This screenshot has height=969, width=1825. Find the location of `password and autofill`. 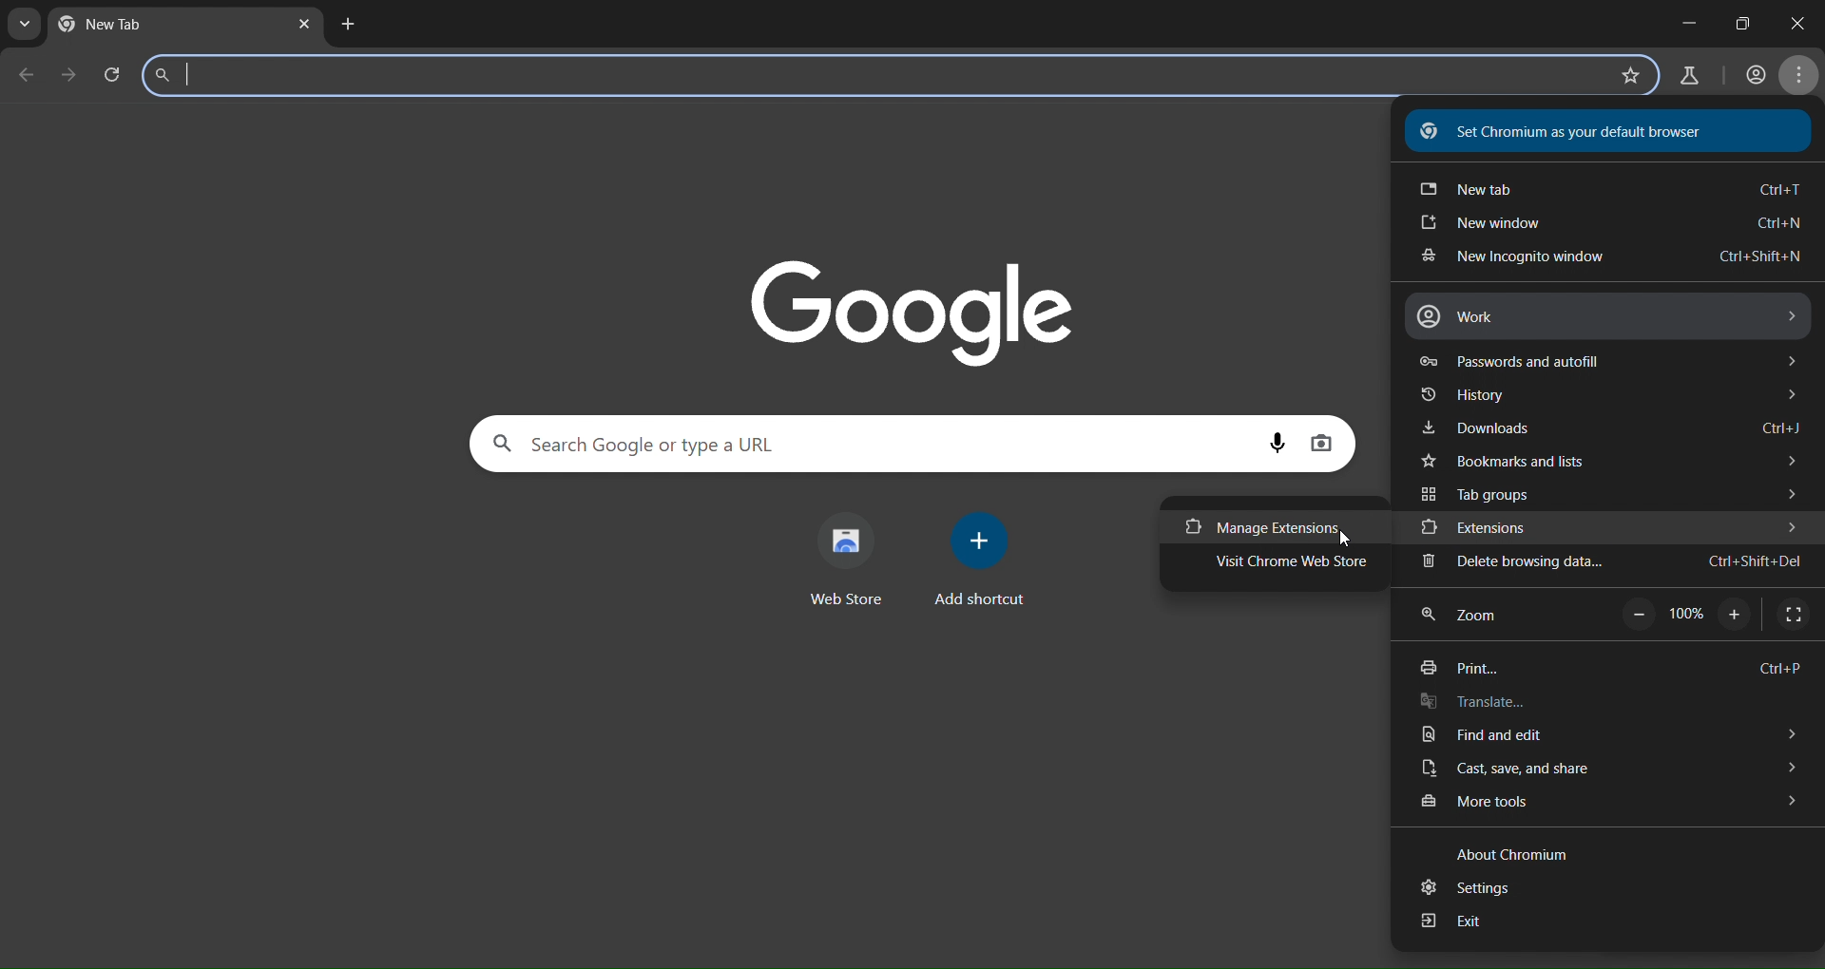

password and autofill is located at coordinates (1606, 361).